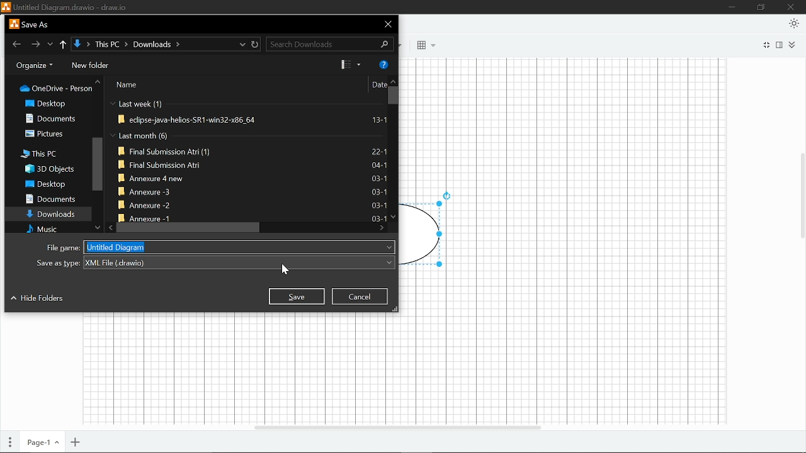 Image resolution: width=806 pixels, height=453 pixels. I want to click on Sort by Name, so click(152, 85).